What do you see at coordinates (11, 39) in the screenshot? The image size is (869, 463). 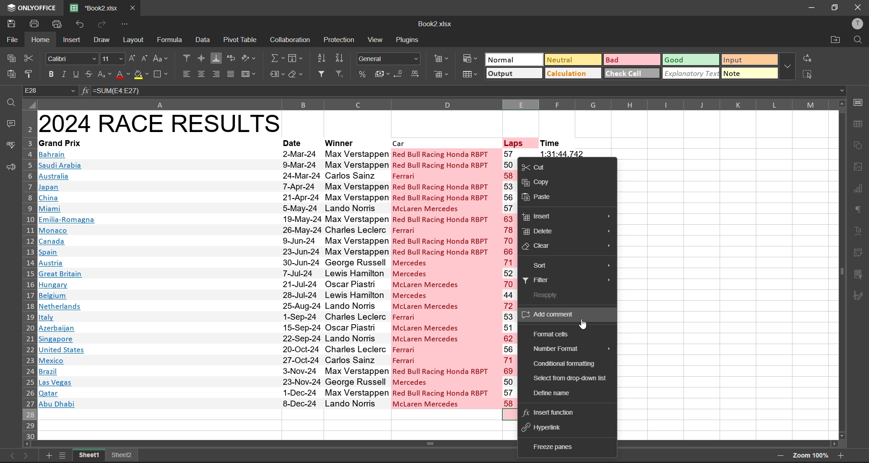 I see `file` at bounding box center [11, 39].